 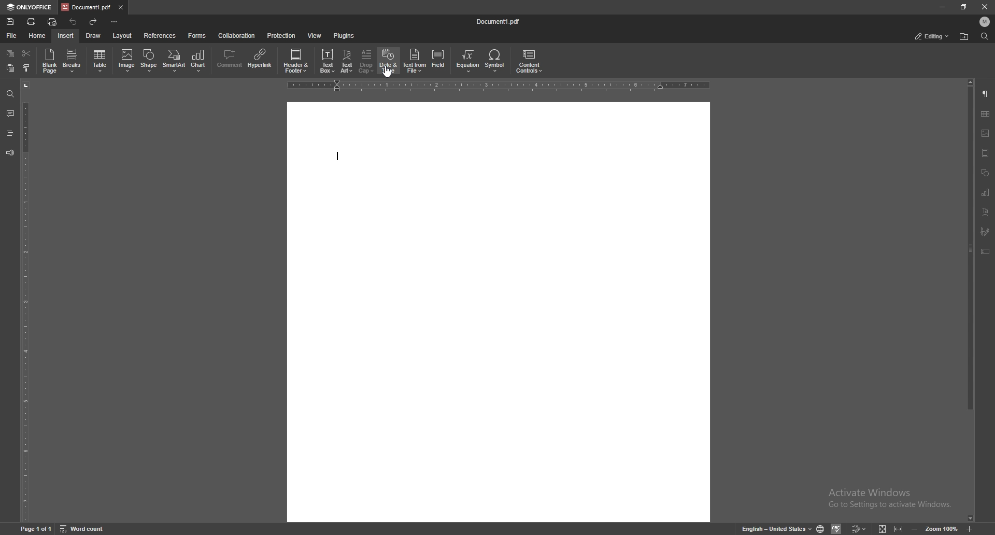 I want to click on text from file, so click(x=415, y=60).